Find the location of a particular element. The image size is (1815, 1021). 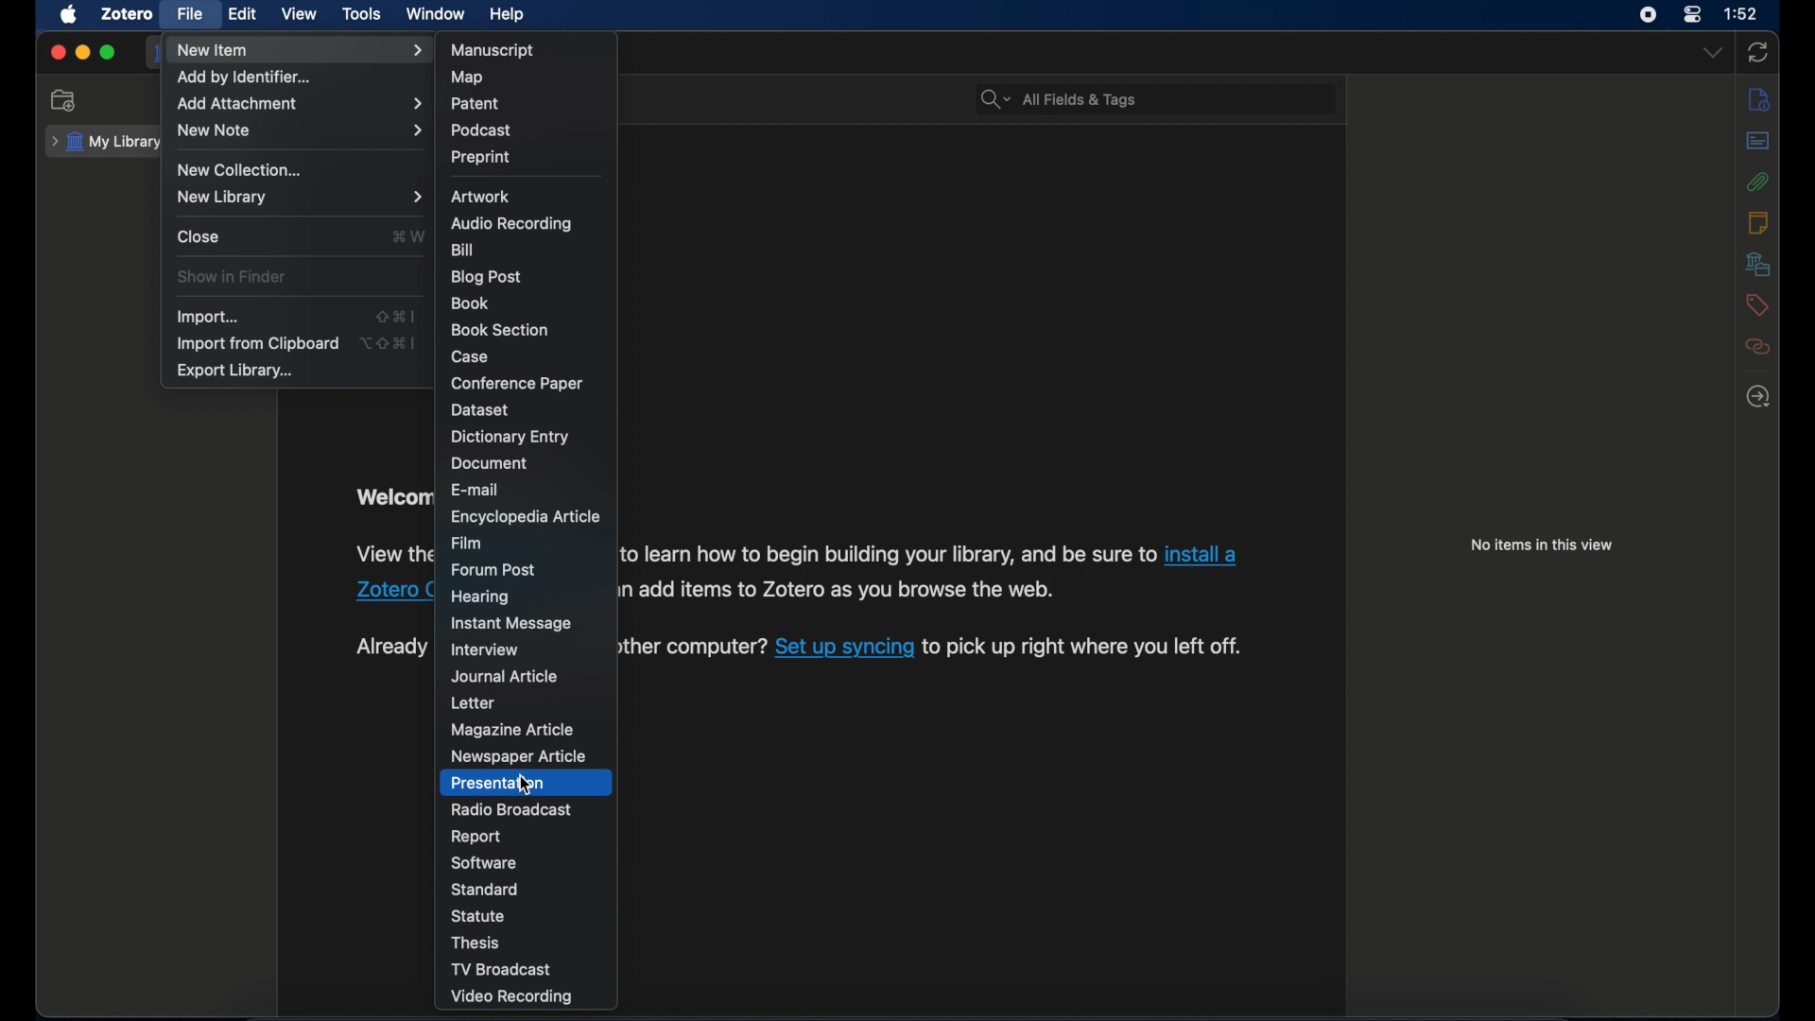

sync is located at coordinates (1758, 54).